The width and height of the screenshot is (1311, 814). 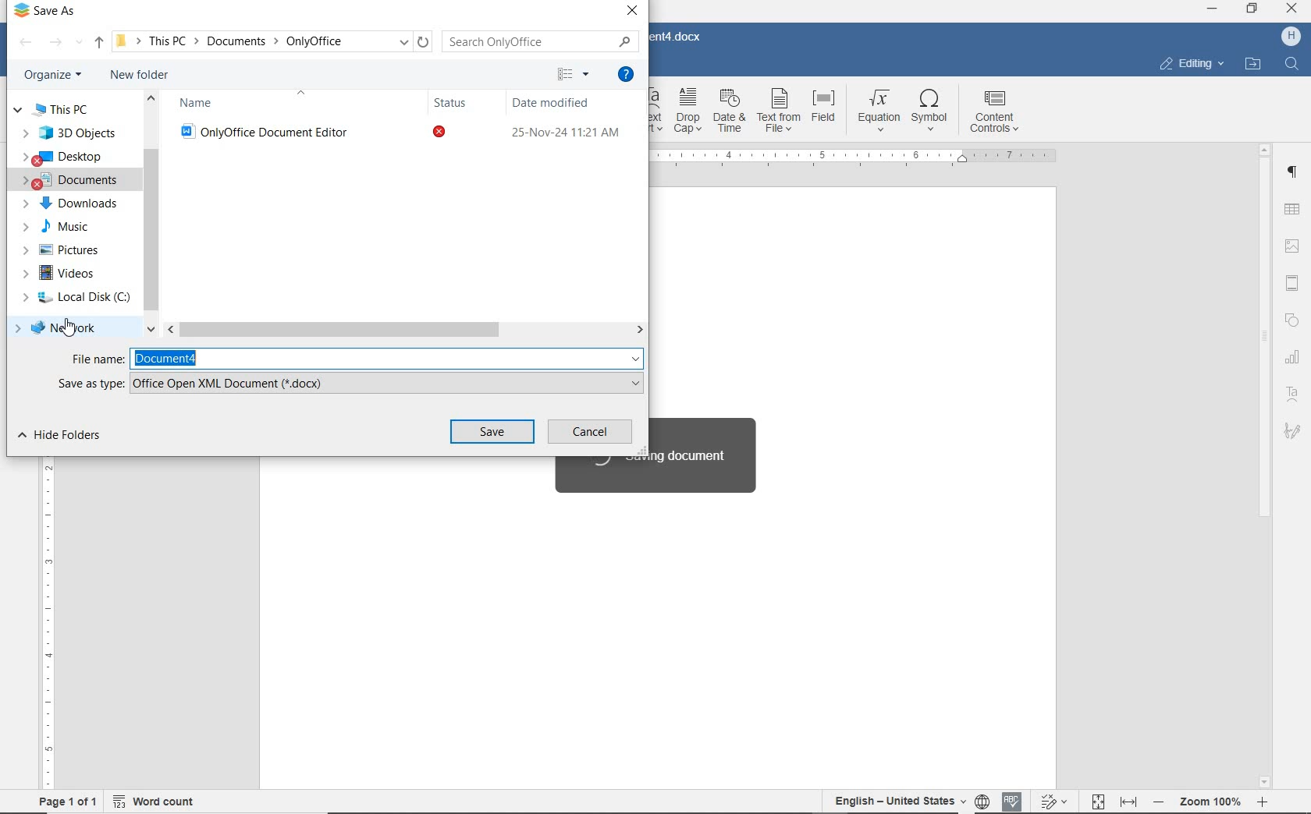 What do you see at coordinates (1015, 801) in the screenshot?
I see `Spell checking` at bounding box center [1015, 801].